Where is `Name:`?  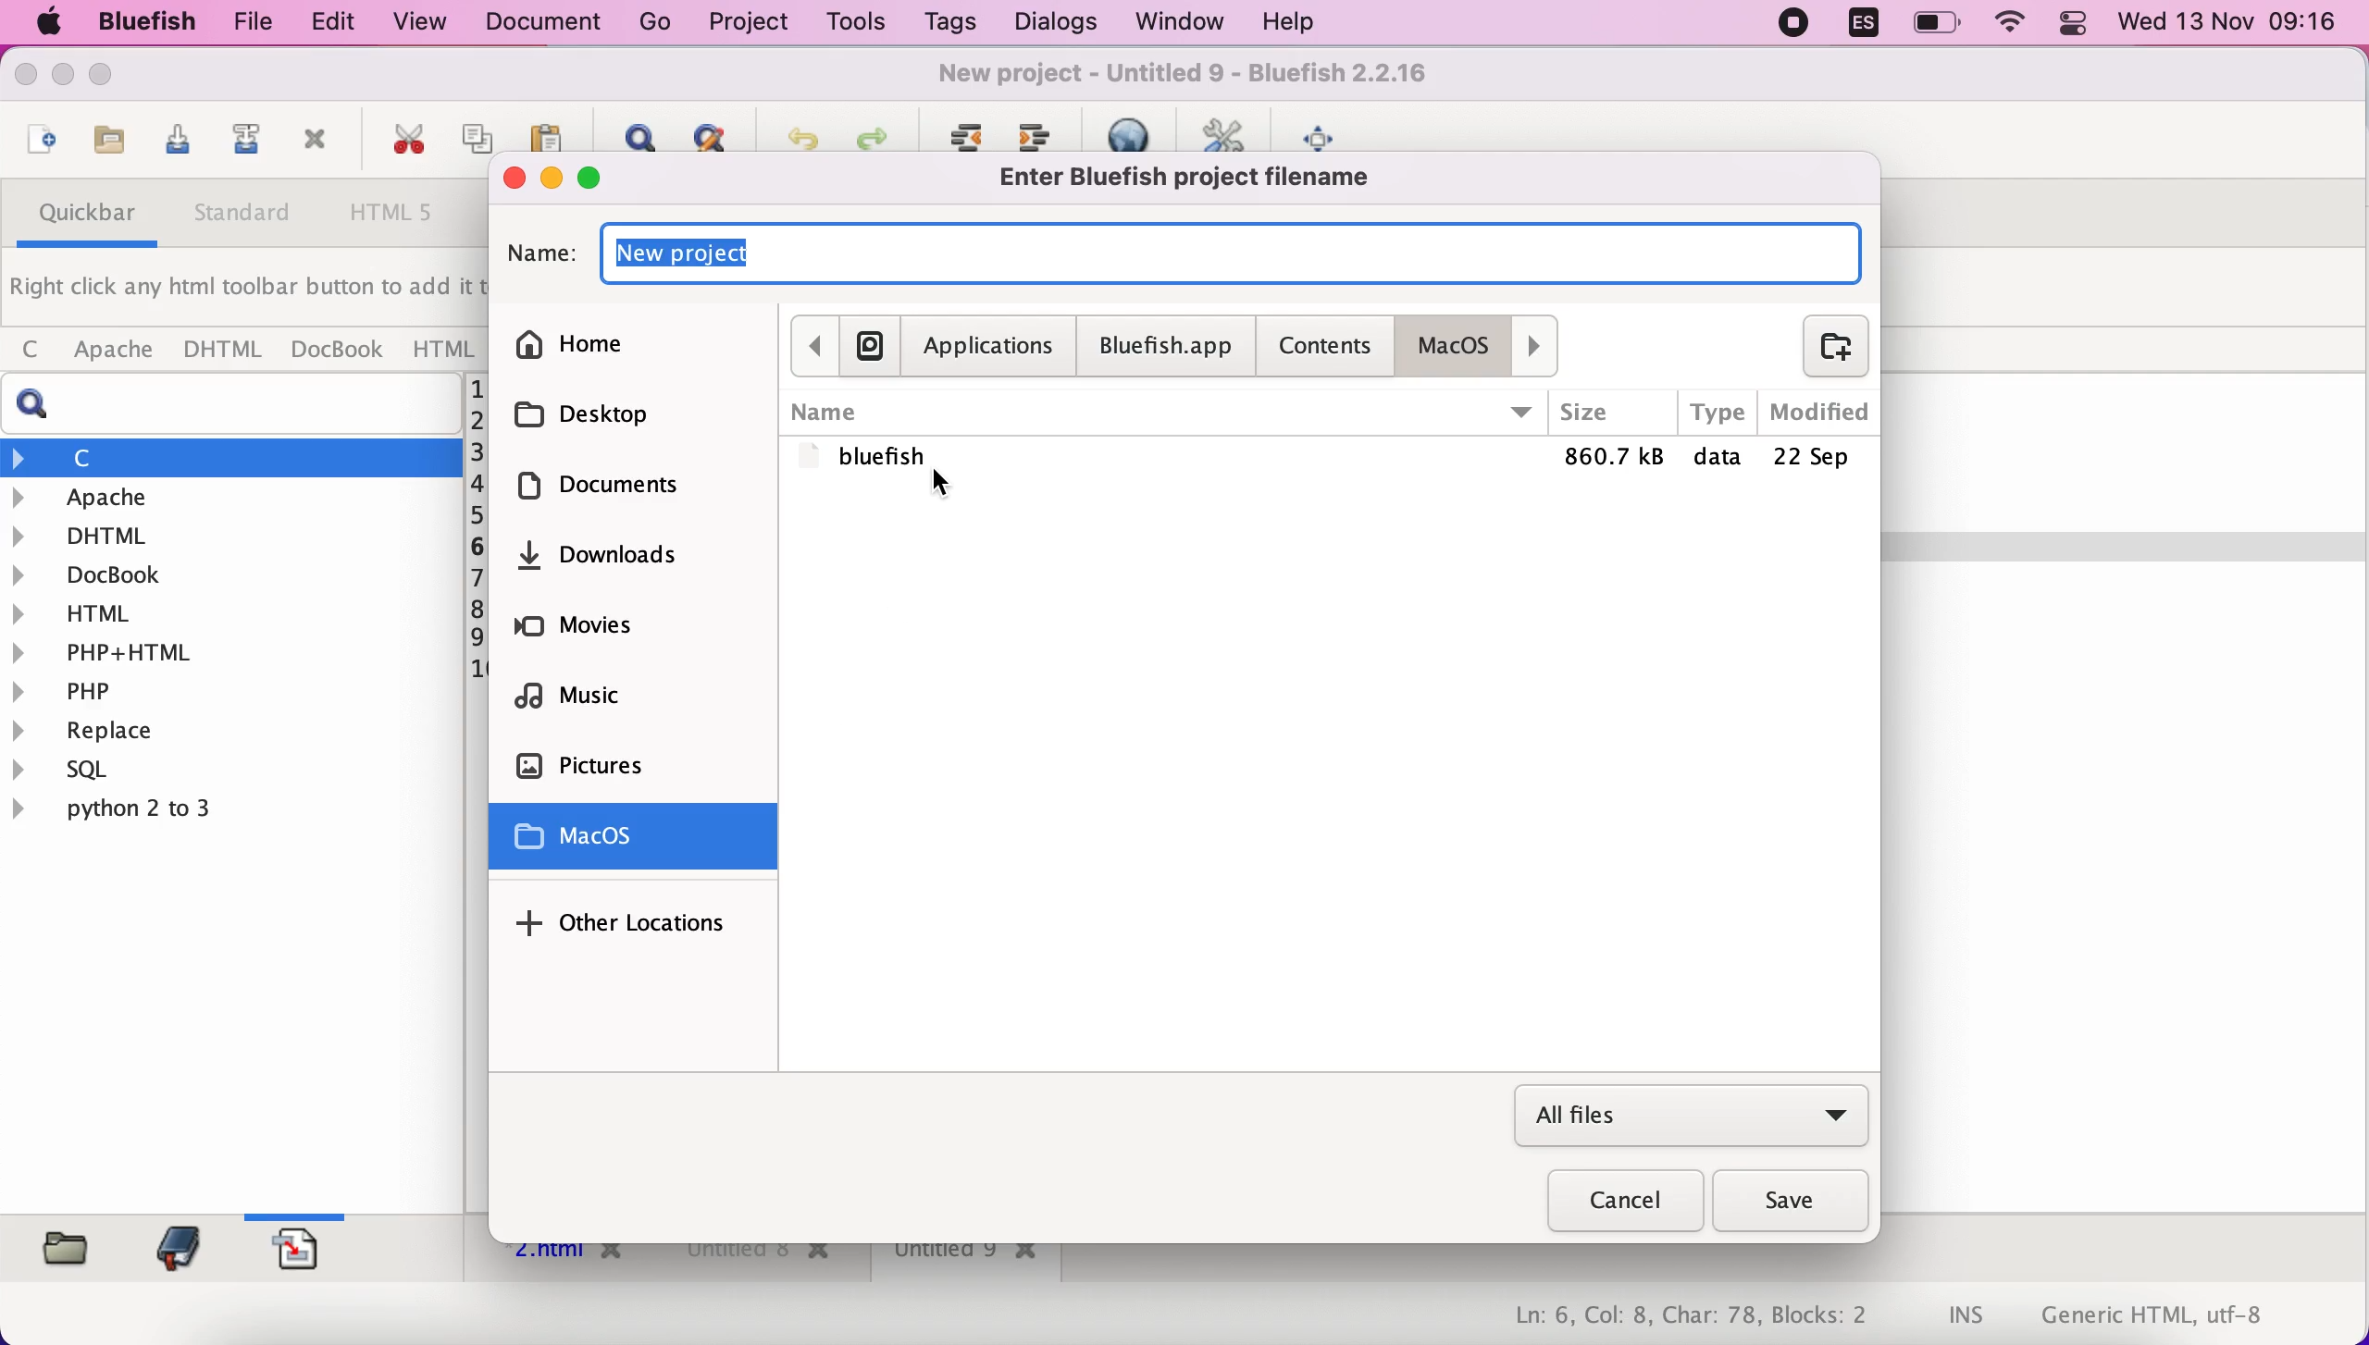 Name: is located at coordinates (539, 254).